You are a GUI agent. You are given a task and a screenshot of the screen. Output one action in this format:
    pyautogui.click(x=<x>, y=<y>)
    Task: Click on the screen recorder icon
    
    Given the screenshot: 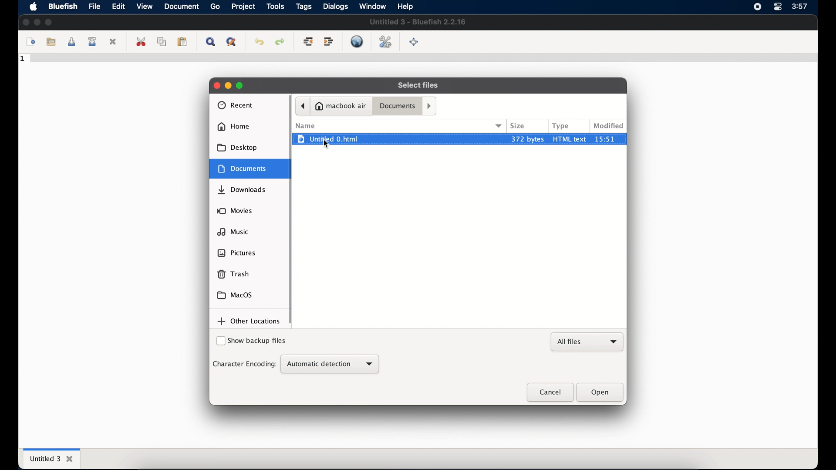 What is the action you would take?
    pyautogui.click(x=757, y=7)
    